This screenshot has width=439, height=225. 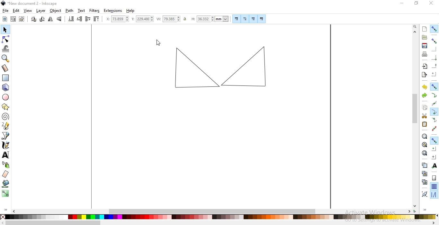 I want to click on spray objects by sculpting or painting, so click(x=6, y=165).